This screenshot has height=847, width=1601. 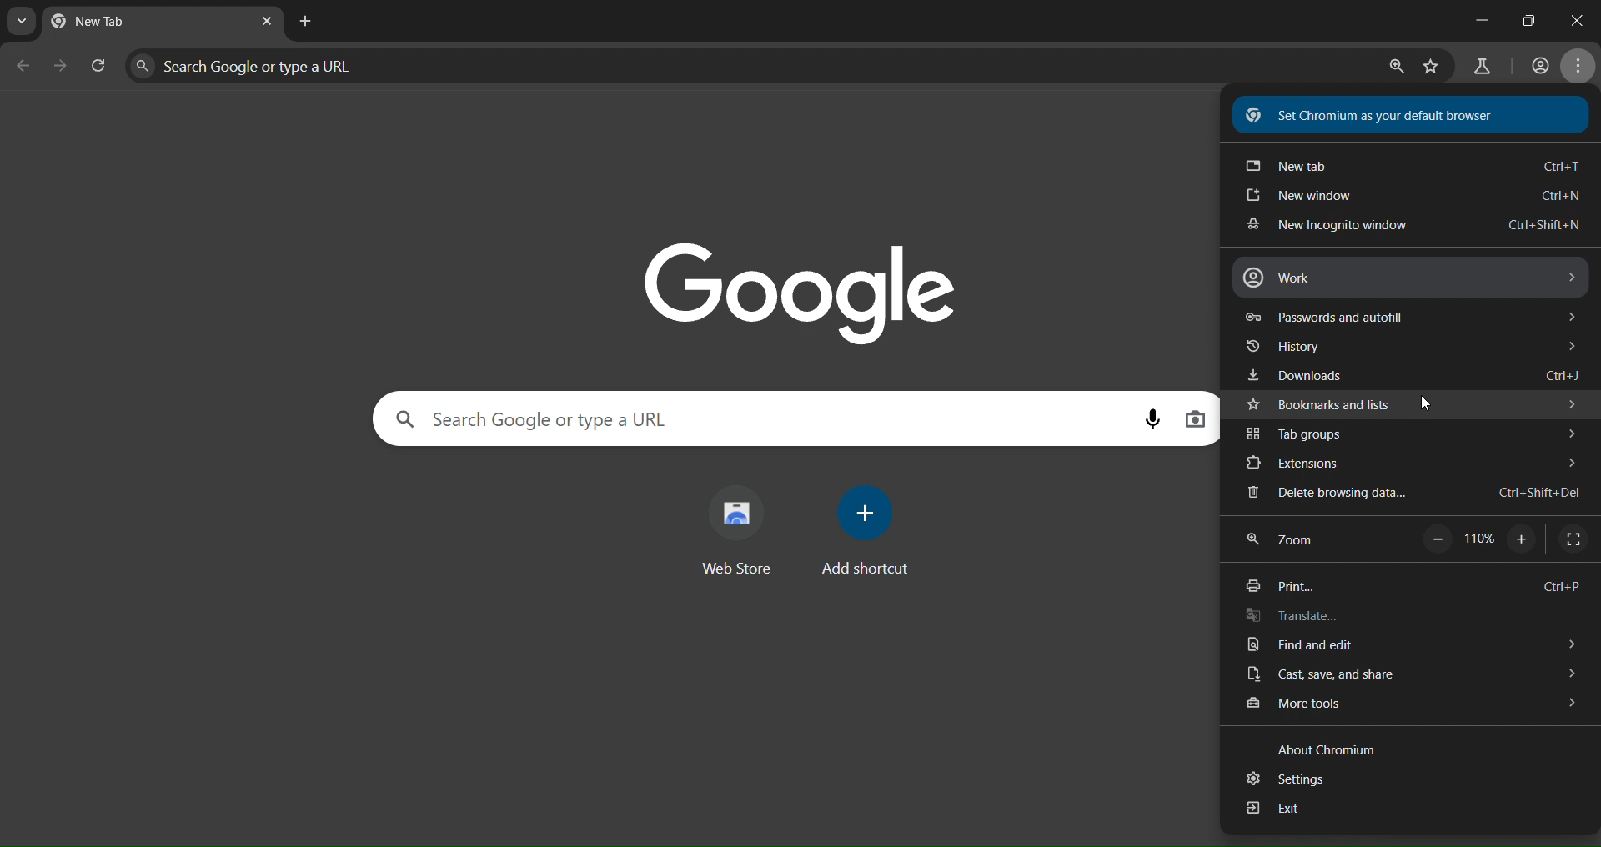 What do you see at coordinates (1423, 494) in the screenshot?
I see `delete browsing data` at bounding box center [1423, 494].